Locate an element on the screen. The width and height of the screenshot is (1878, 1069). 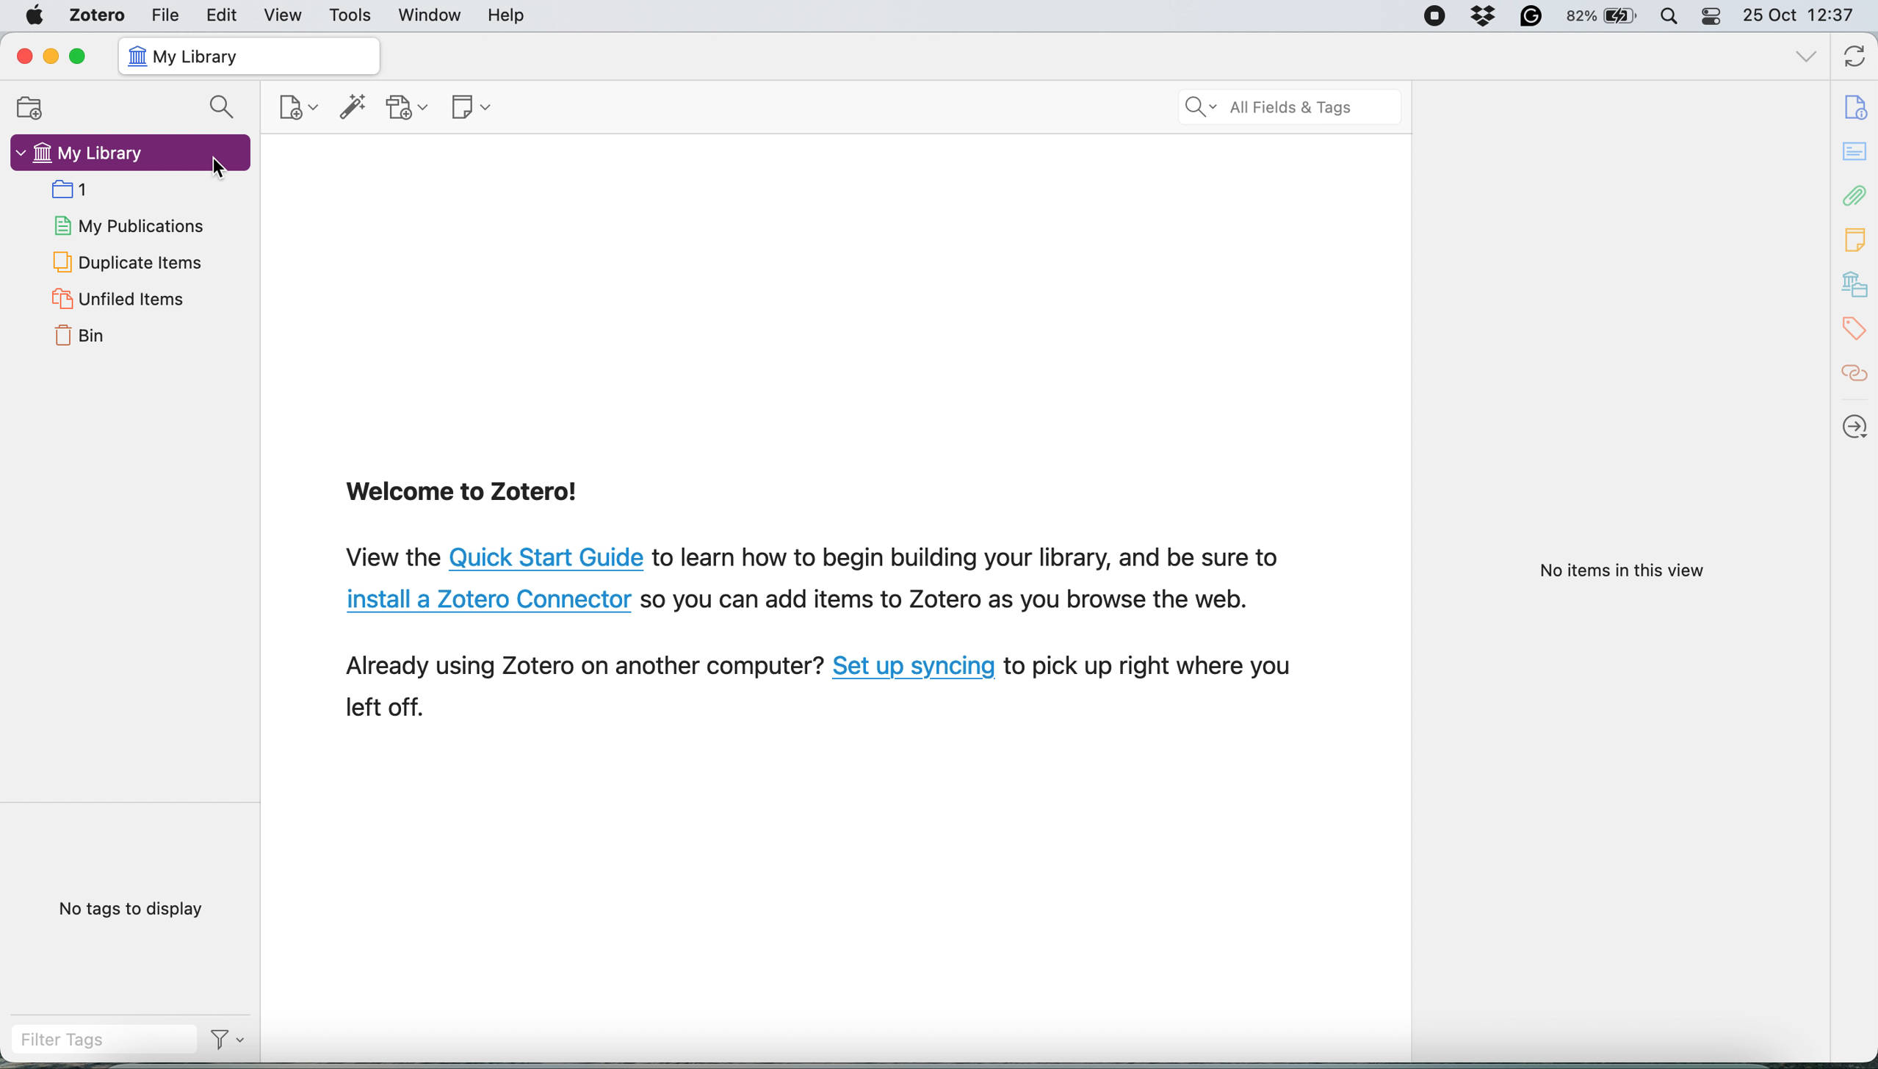
25 Oct 12:37 is located at coordinates (1802, 16).